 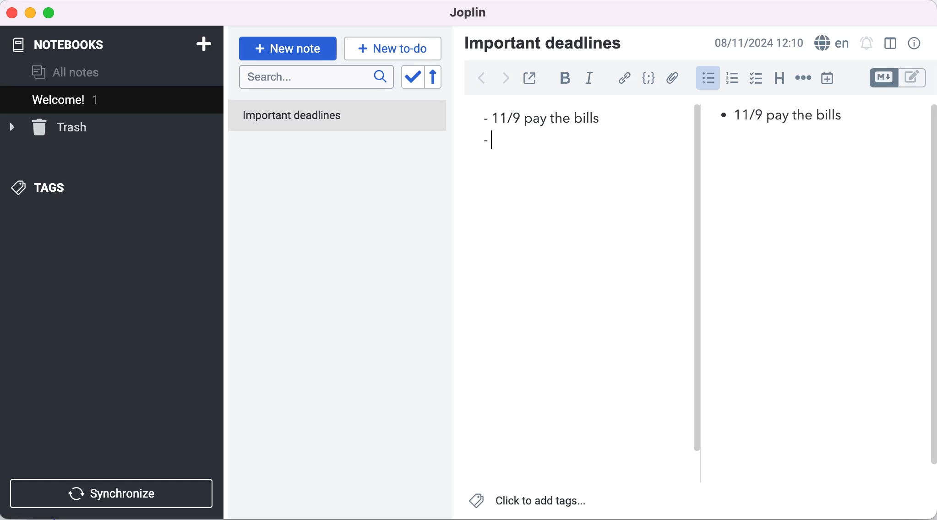 What do you see at coordinates (530, 79) in the screenshot?
I see `toggle external editing` at bounding box center [530, 79].